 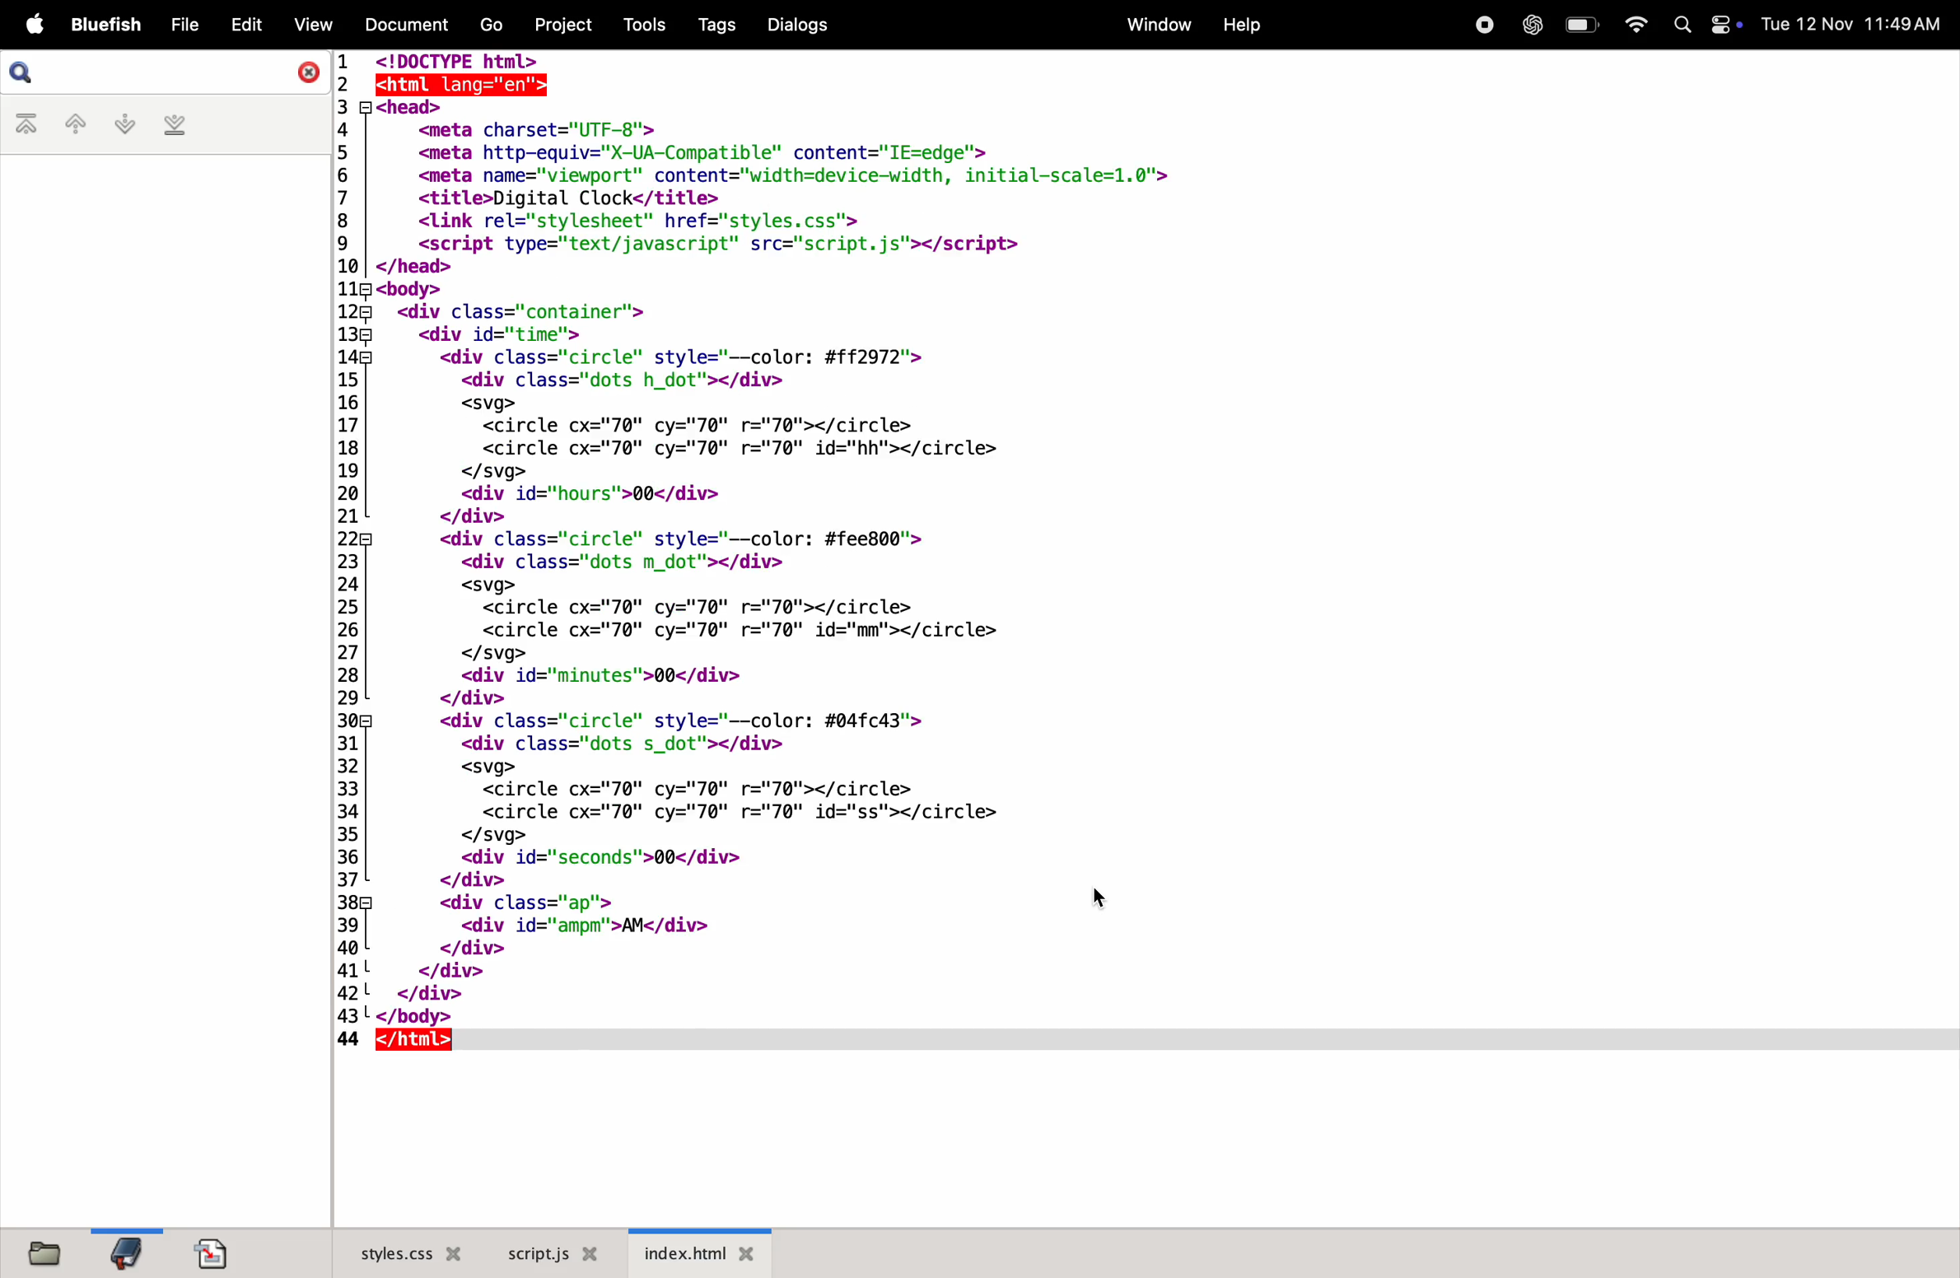 What do you see at coordinates (123, 1251) in the screenshot?
I see `bookmarksfile` at bounding box center [123, 1251].